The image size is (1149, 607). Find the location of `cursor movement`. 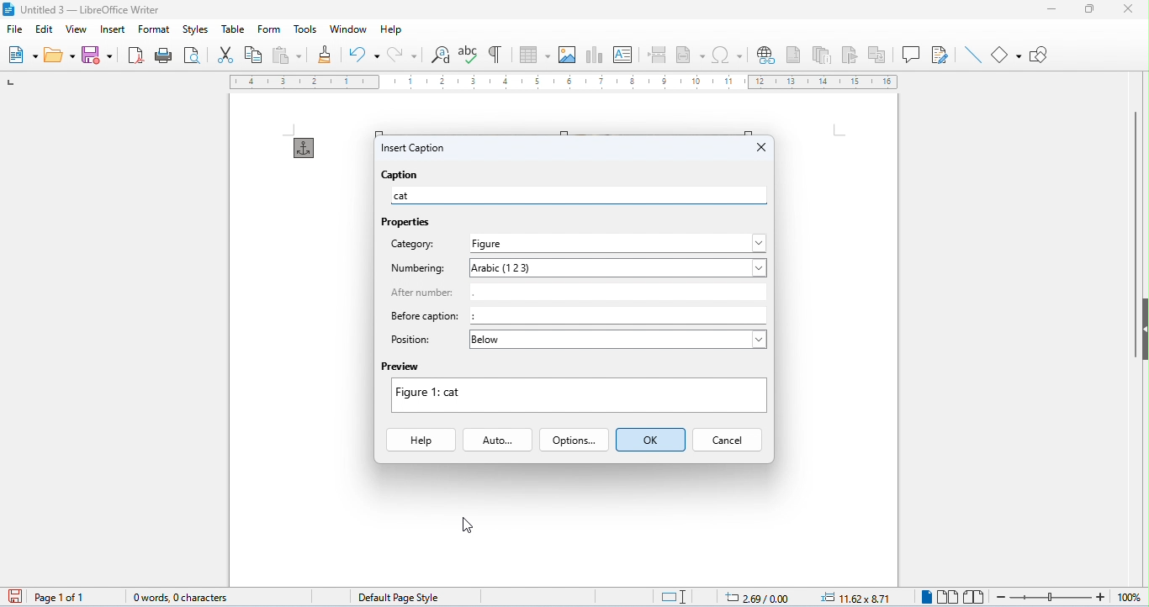

cursor movement is located at coordinates (467, 525).